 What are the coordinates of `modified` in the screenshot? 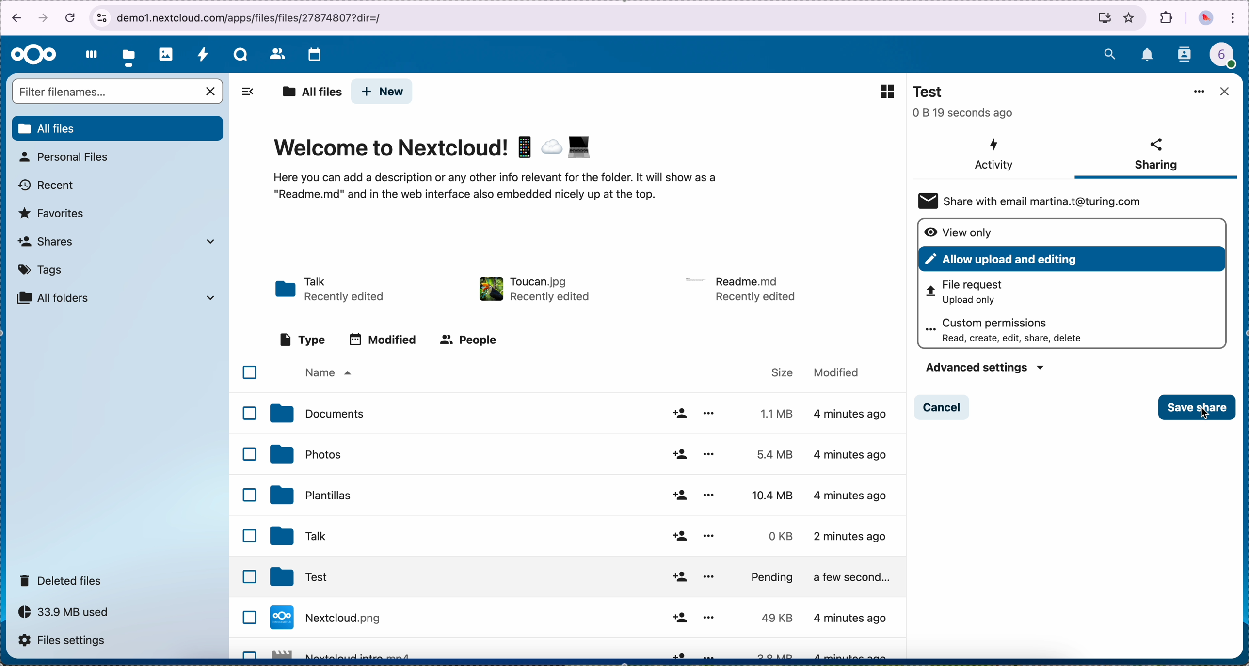 It's located at (842, 373).